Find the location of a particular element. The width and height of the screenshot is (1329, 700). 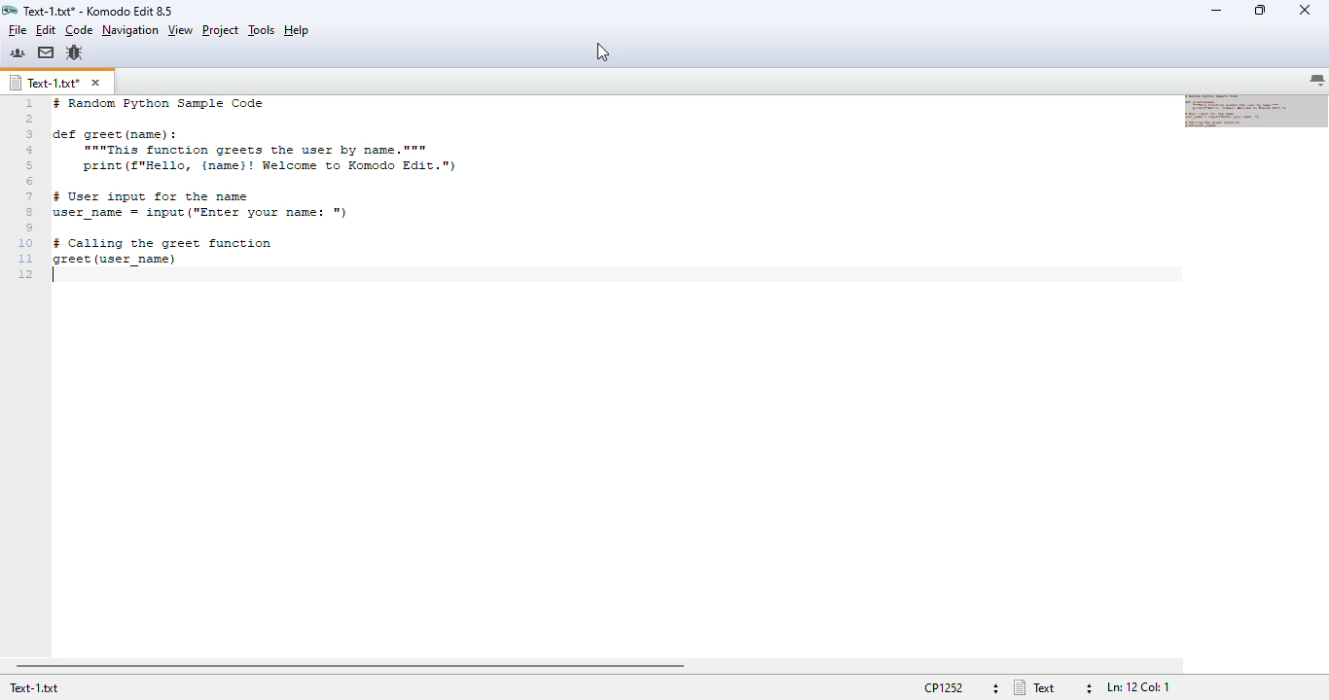

close is located at coordinates (1305, 10).